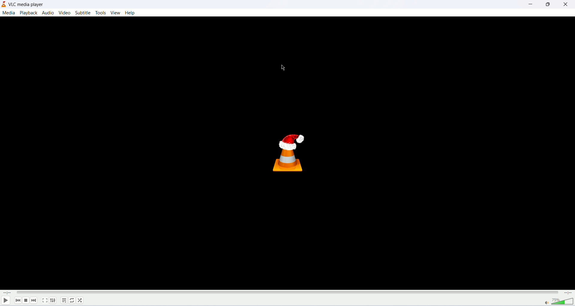 The width and height of the screenshot is (575, 306). I want to click on total time, so click(568, 292).